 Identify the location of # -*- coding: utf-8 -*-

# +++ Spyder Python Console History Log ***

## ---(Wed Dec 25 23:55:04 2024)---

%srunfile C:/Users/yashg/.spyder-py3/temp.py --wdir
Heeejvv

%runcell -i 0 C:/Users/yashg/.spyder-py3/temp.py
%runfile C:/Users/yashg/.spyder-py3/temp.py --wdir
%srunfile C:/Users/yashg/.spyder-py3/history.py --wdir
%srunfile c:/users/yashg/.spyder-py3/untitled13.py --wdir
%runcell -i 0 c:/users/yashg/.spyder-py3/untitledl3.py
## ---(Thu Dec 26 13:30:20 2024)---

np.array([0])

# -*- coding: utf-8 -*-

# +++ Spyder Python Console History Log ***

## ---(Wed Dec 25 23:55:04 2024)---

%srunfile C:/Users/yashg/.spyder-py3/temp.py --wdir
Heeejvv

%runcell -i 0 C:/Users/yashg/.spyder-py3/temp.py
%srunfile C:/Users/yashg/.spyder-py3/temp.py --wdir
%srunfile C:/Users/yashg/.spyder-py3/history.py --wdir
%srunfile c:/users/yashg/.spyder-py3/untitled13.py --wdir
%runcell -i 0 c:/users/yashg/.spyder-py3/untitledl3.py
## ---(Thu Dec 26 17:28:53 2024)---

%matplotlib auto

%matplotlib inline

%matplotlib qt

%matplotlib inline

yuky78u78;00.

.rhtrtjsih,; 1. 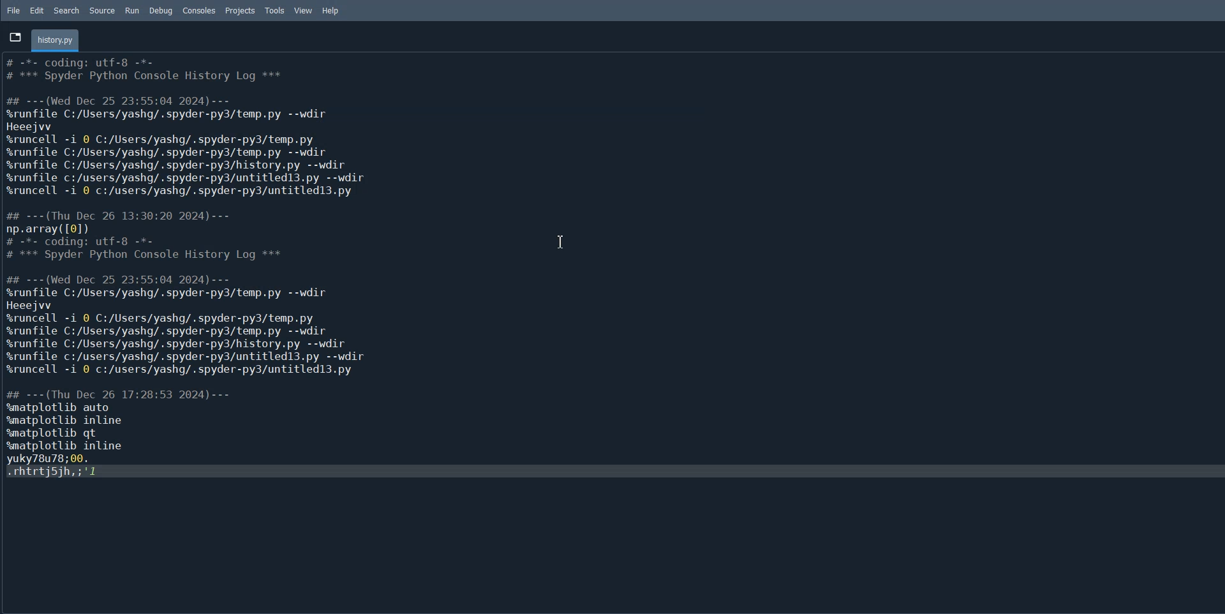
(219, 274).